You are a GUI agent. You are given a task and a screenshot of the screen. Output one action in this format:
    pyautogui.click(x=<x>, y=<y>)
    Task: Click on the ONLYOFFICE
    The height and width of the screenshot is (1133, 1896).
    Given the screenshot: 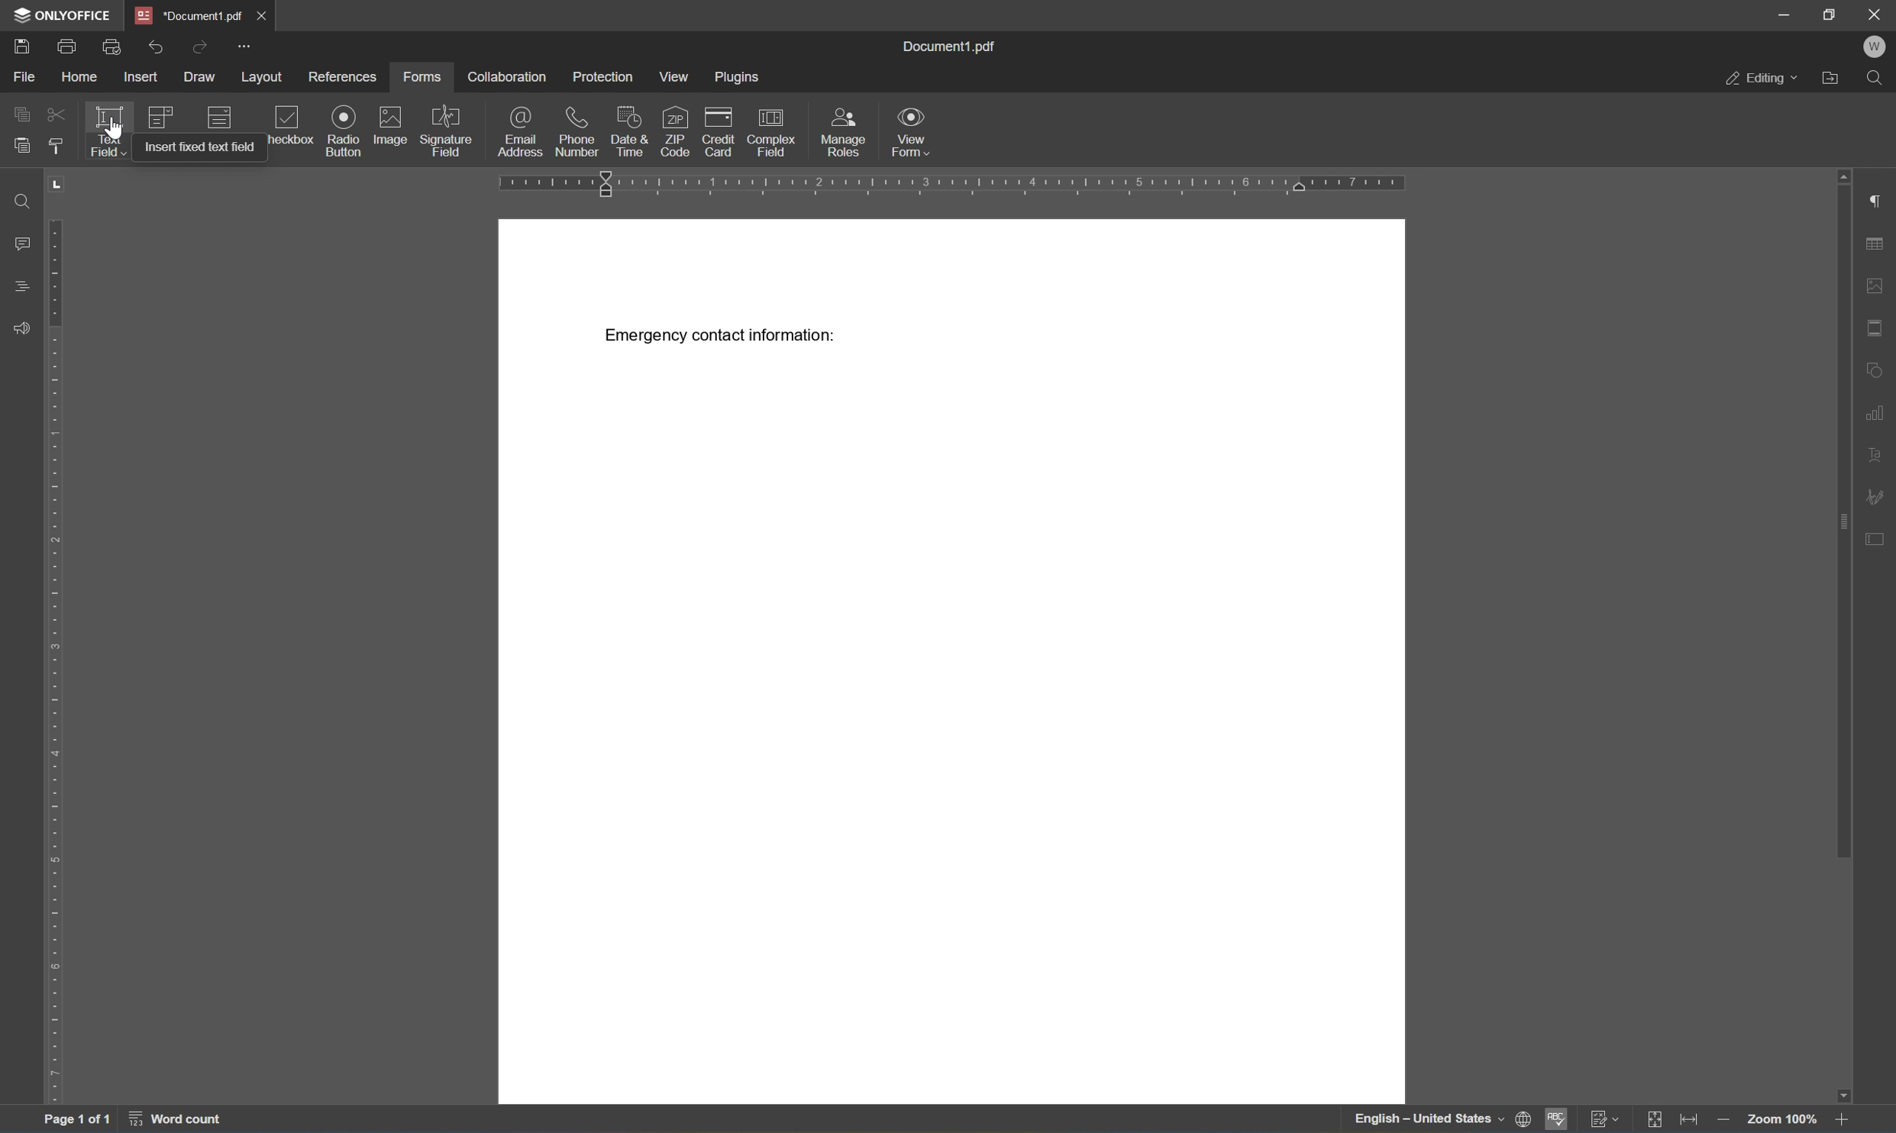 What is the action you would take?
    pyautogui.click(x=60, y=15)
    